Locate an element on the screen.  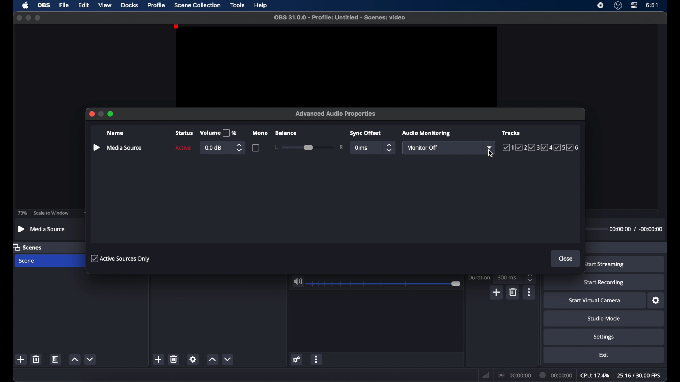
settings is located at coordinates (656, 301).